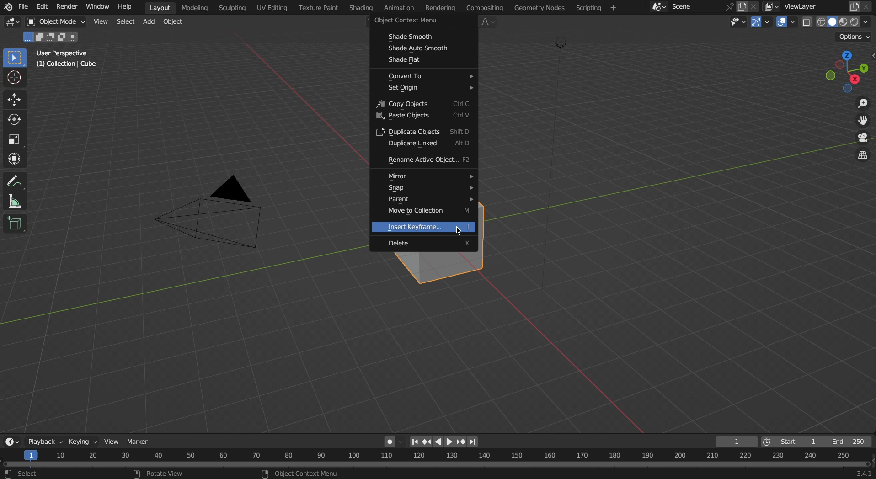 This screenshot has height=479, width=876. I want to click on Switch the current view, so click(860, 154).